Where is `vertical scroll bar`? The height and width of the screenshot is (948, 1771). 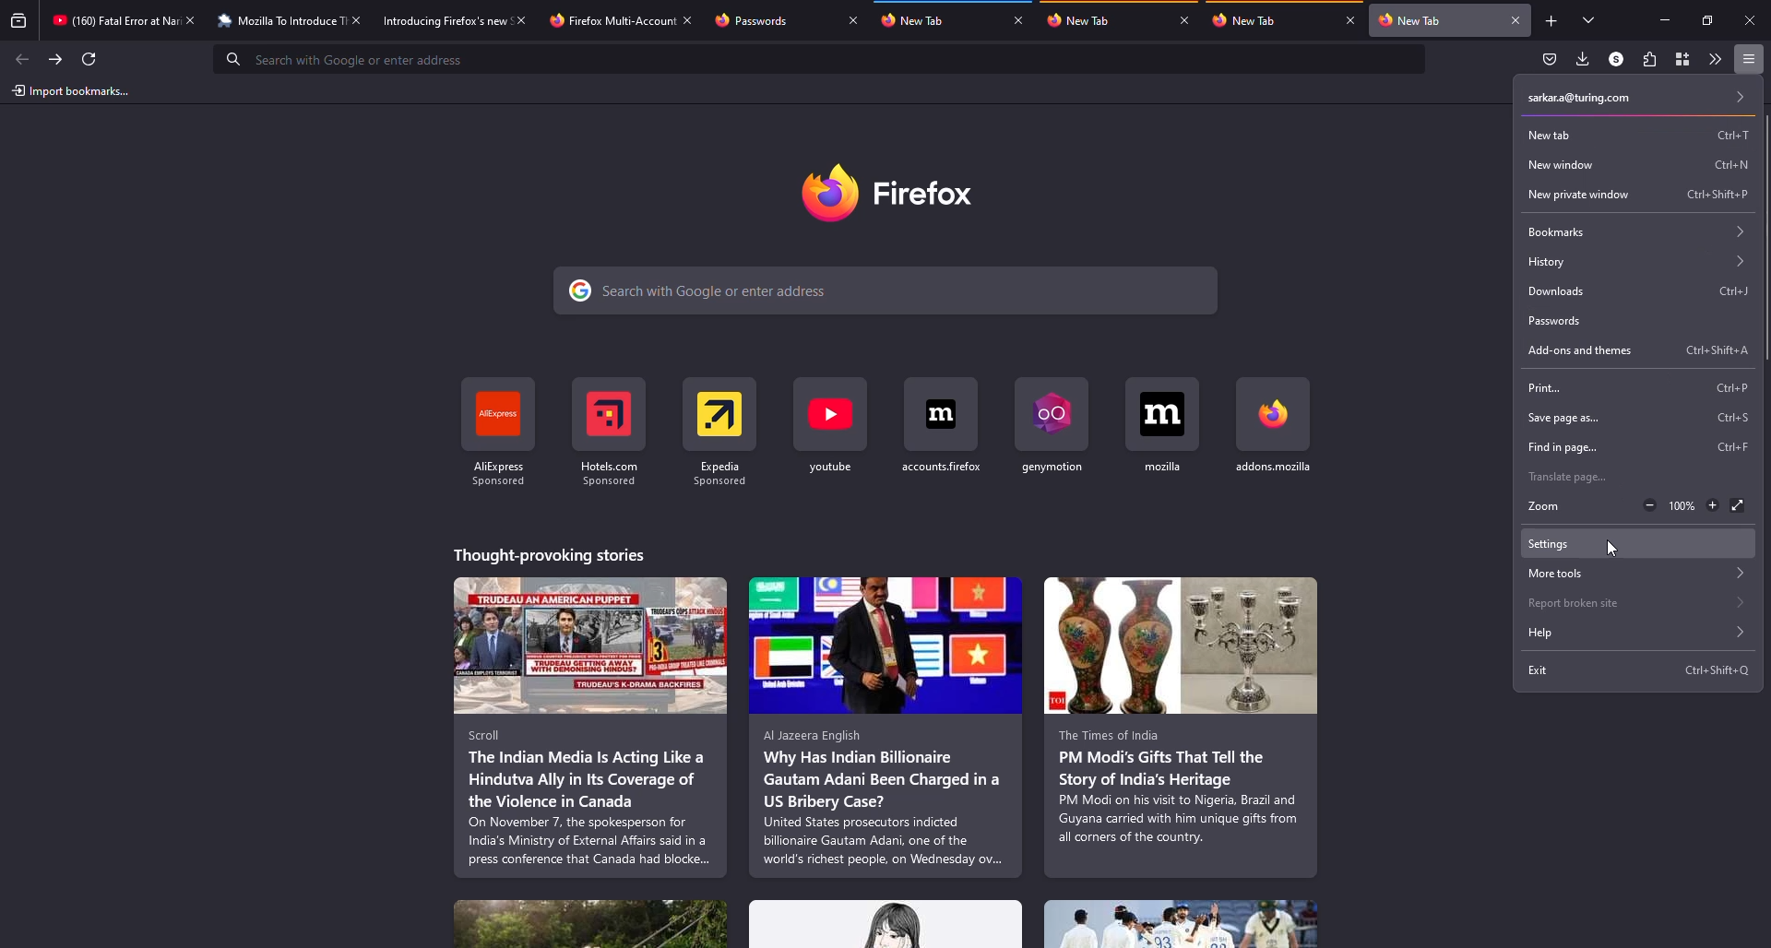
vertical scroll bar is located at coordinates (1770, 237).